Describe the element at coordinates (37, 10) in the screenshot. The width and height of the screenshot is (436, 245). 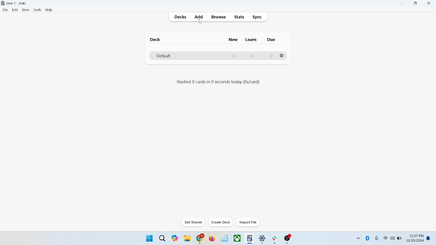
I see `tools` at that location.